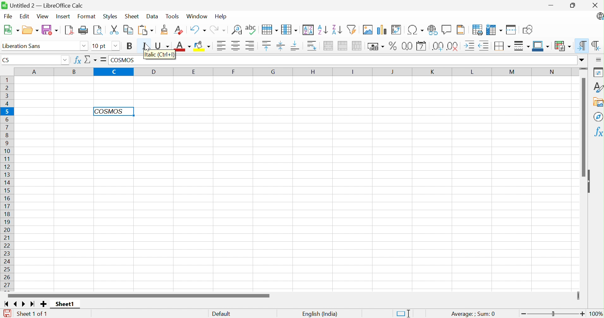  What do you see at coordinates (237, 30) in the screenshot?
I see `Find and replace` at bounding box center [237, 30].